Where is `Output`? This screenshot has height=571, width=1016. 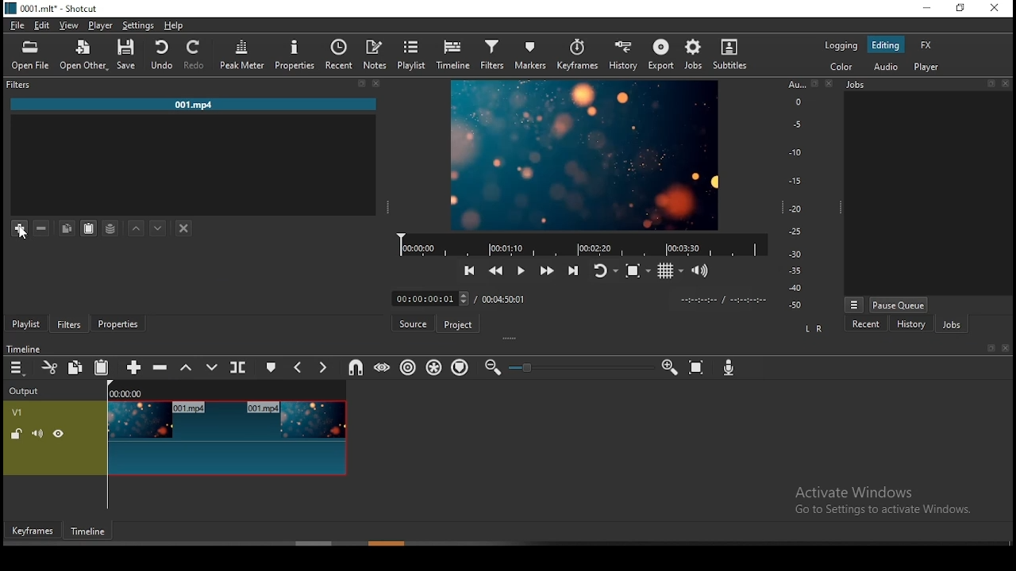
Output is located at coordinates (27, 391).